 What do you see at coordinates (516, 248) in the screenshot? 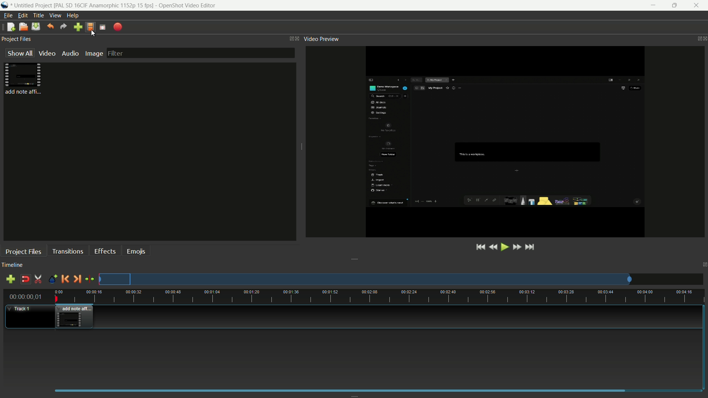
I see `fast sorward` at bounding box center [516, 248].